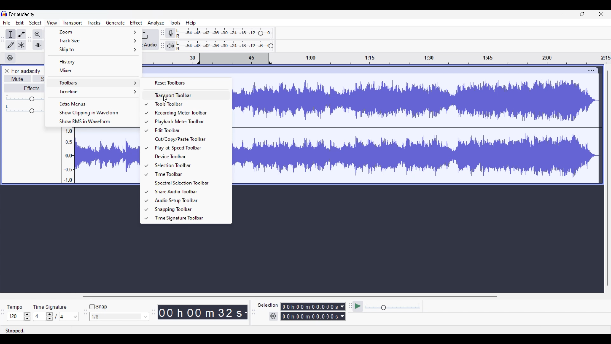 The image size is (611, 344). What do you see at coordinates (27, 316) in the screenshot?
I see `Increase/Decrease tempo` at bounding box center [27, 316].